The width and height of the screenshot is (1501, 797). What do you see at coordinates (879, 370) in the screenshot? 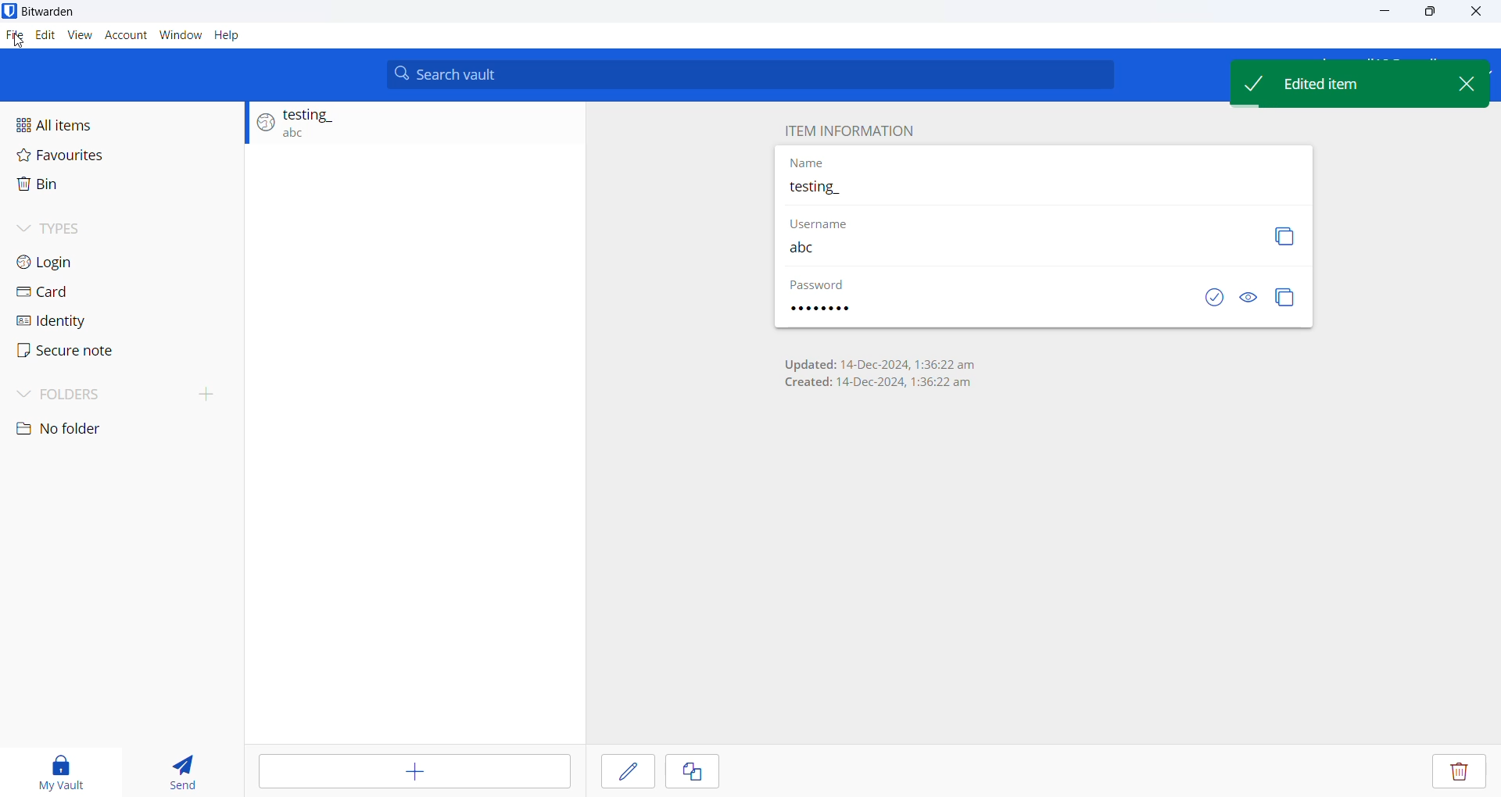
I see `Updation and creation date` at bounding box center [879, 370].